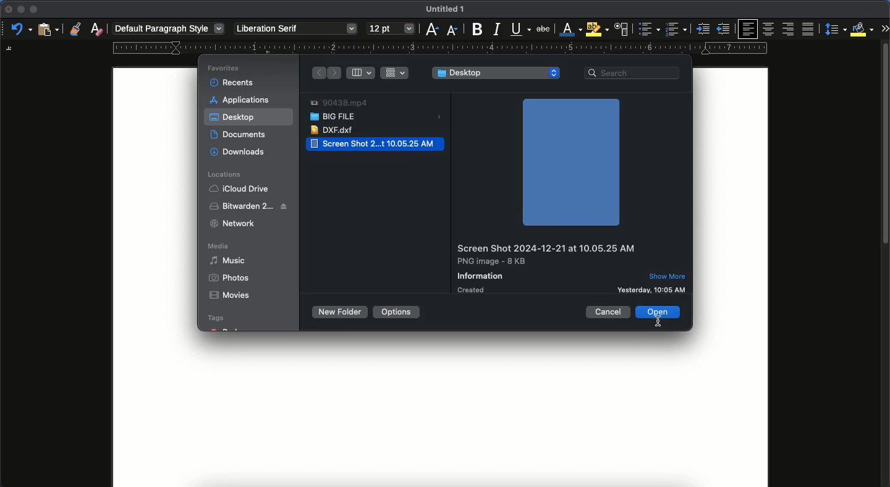 The height and width of the screenshot is (487, 890). Describe the element at coordinates (570, 163) in the screenshot. I see `image` at that location.